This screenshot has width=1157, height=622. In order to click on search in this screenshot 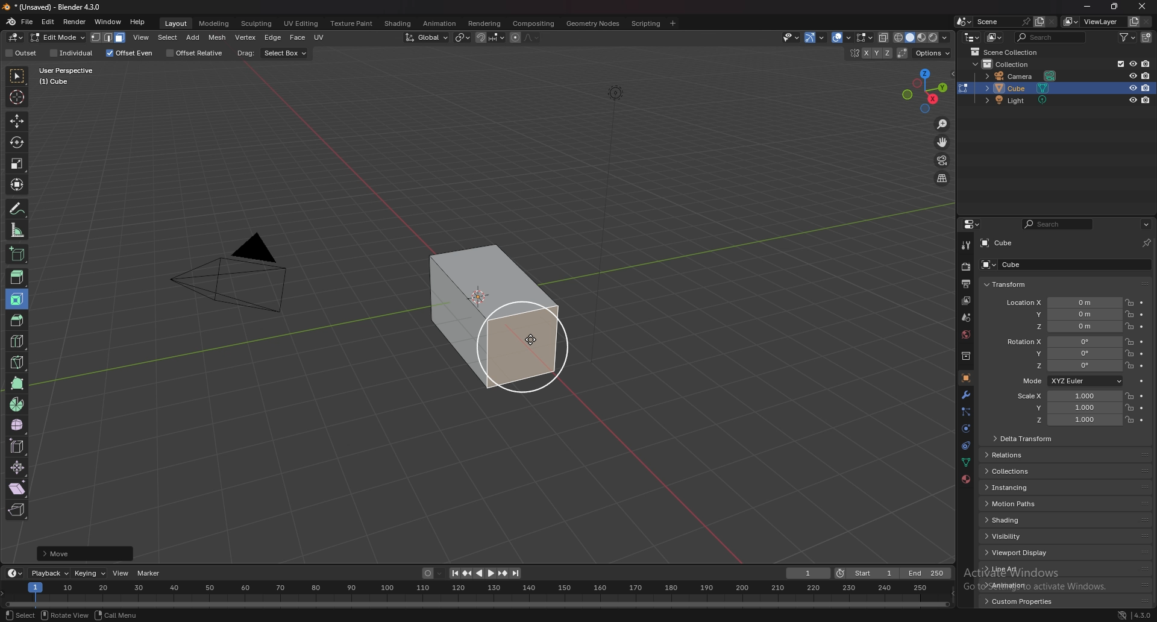, I will do `click(1050, 37)`.